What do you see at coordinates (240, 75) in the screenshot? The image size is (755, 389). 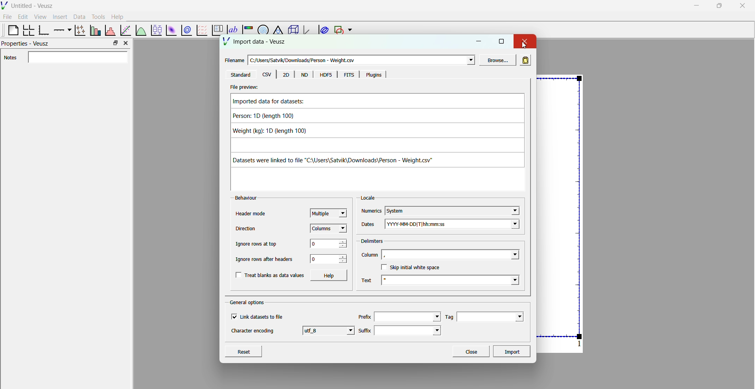 I see `Standard` at bounding box center [240, 75].